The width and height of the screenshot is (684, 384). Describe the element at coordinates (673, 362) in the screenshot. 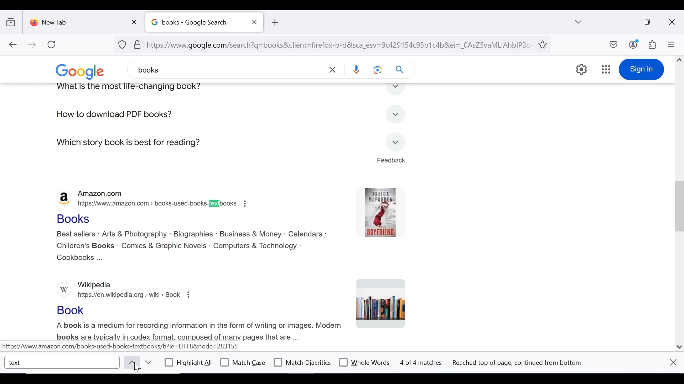

I see `close` at that location.